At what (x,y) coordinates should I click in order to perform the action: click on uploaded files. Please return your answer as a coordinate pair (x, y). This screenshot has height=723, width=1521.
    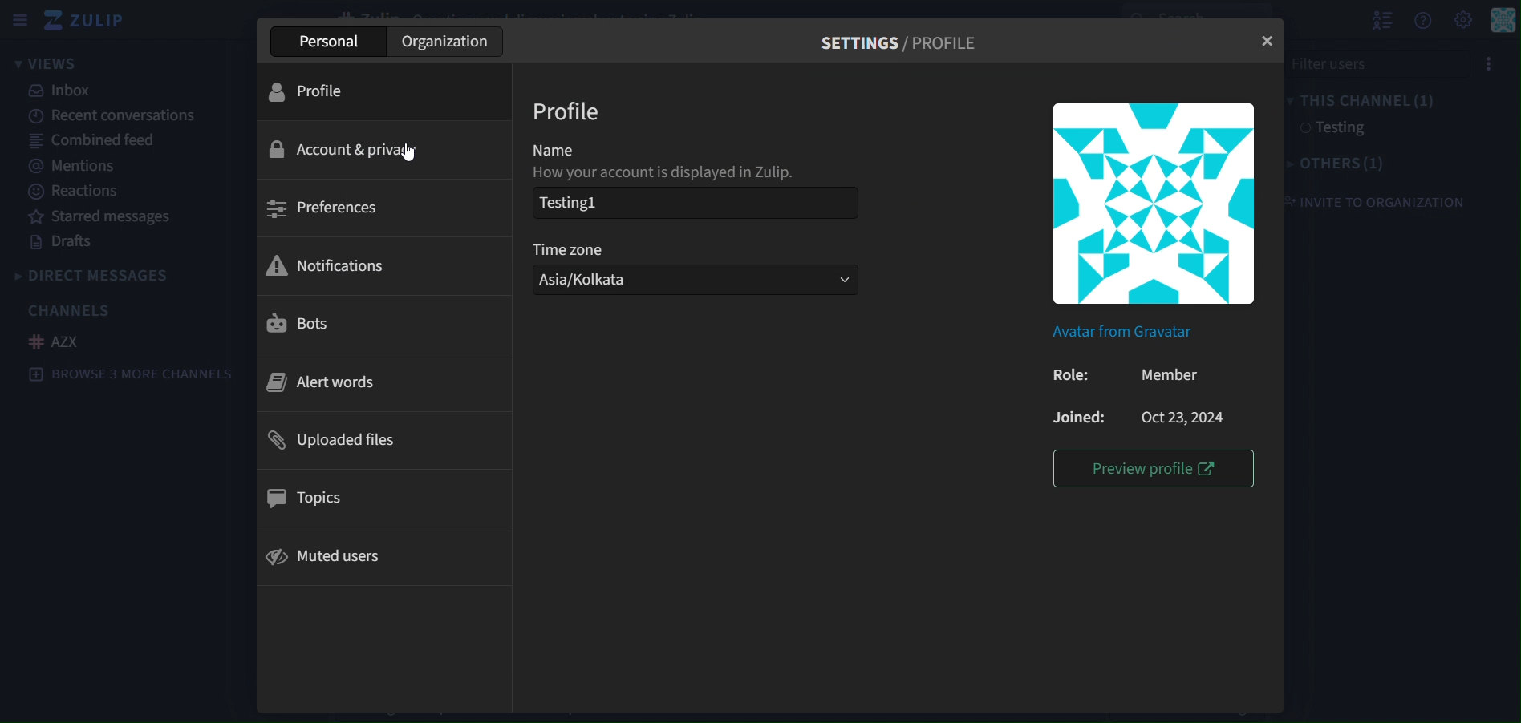
    Looking at the image, I should click on (335, 438).